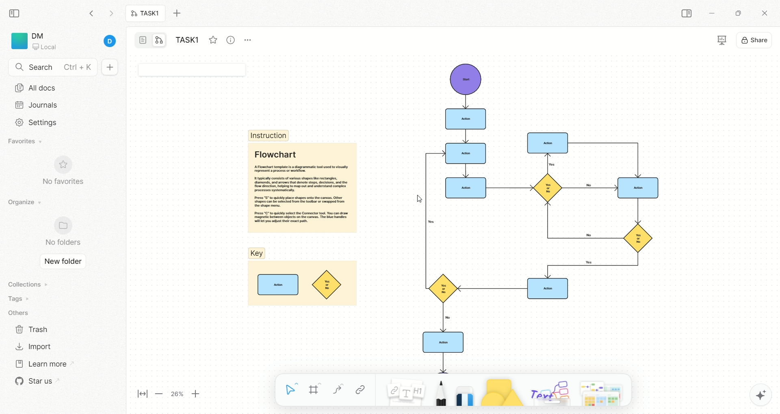  Describe the element at coordinates (17, 13) in the screenshot. I see `collapse sidebar` at that location.